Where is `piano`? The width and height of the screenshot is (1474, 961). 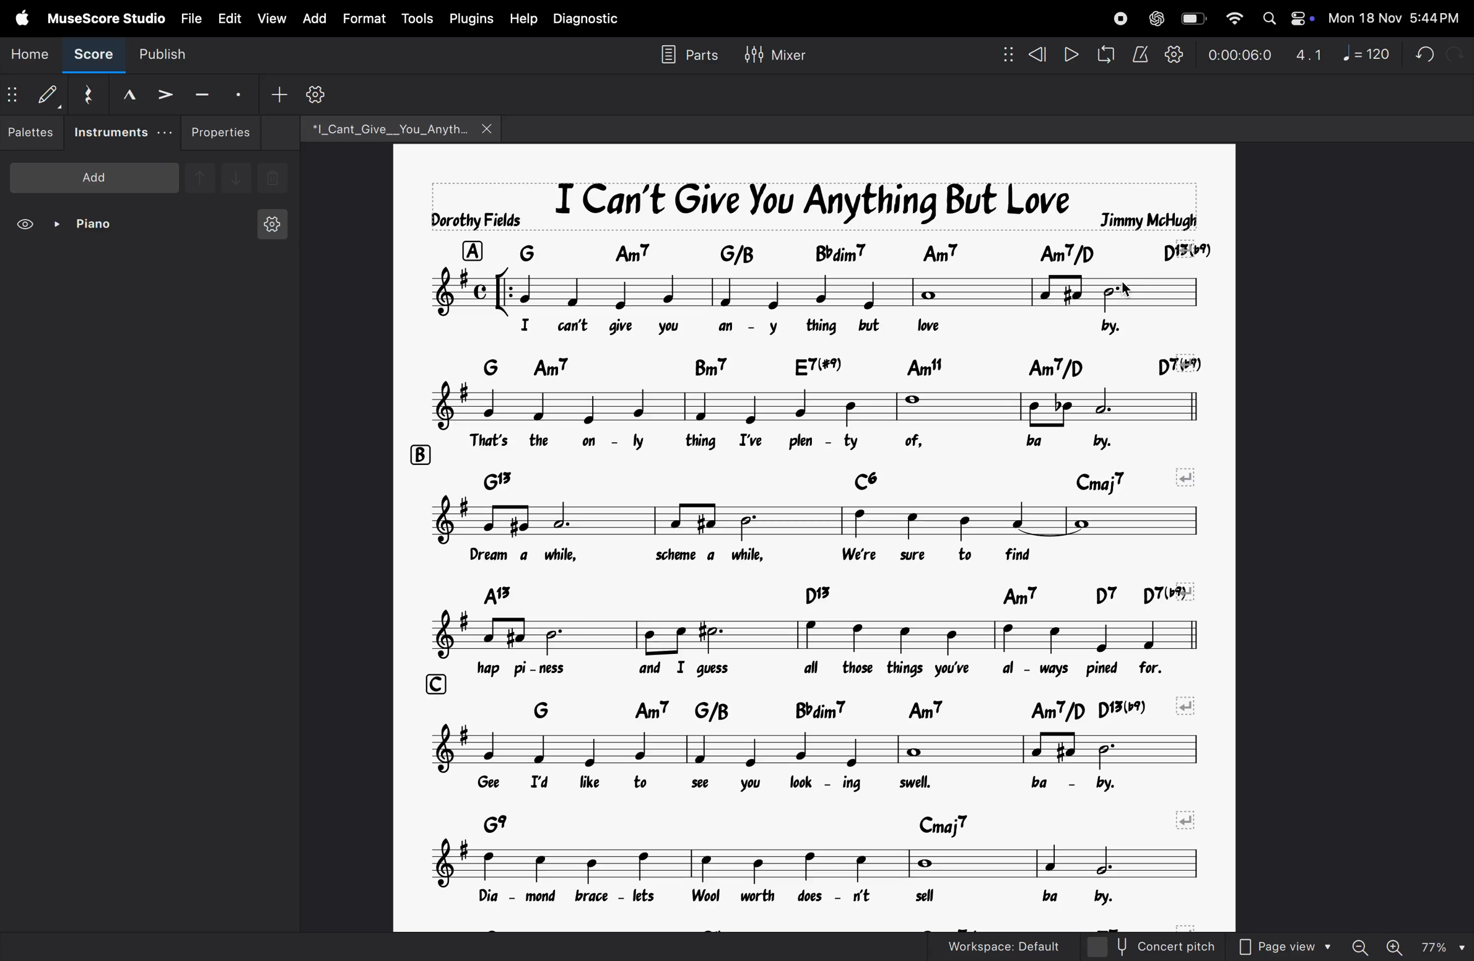 piano is located at coordinates (84, 227).